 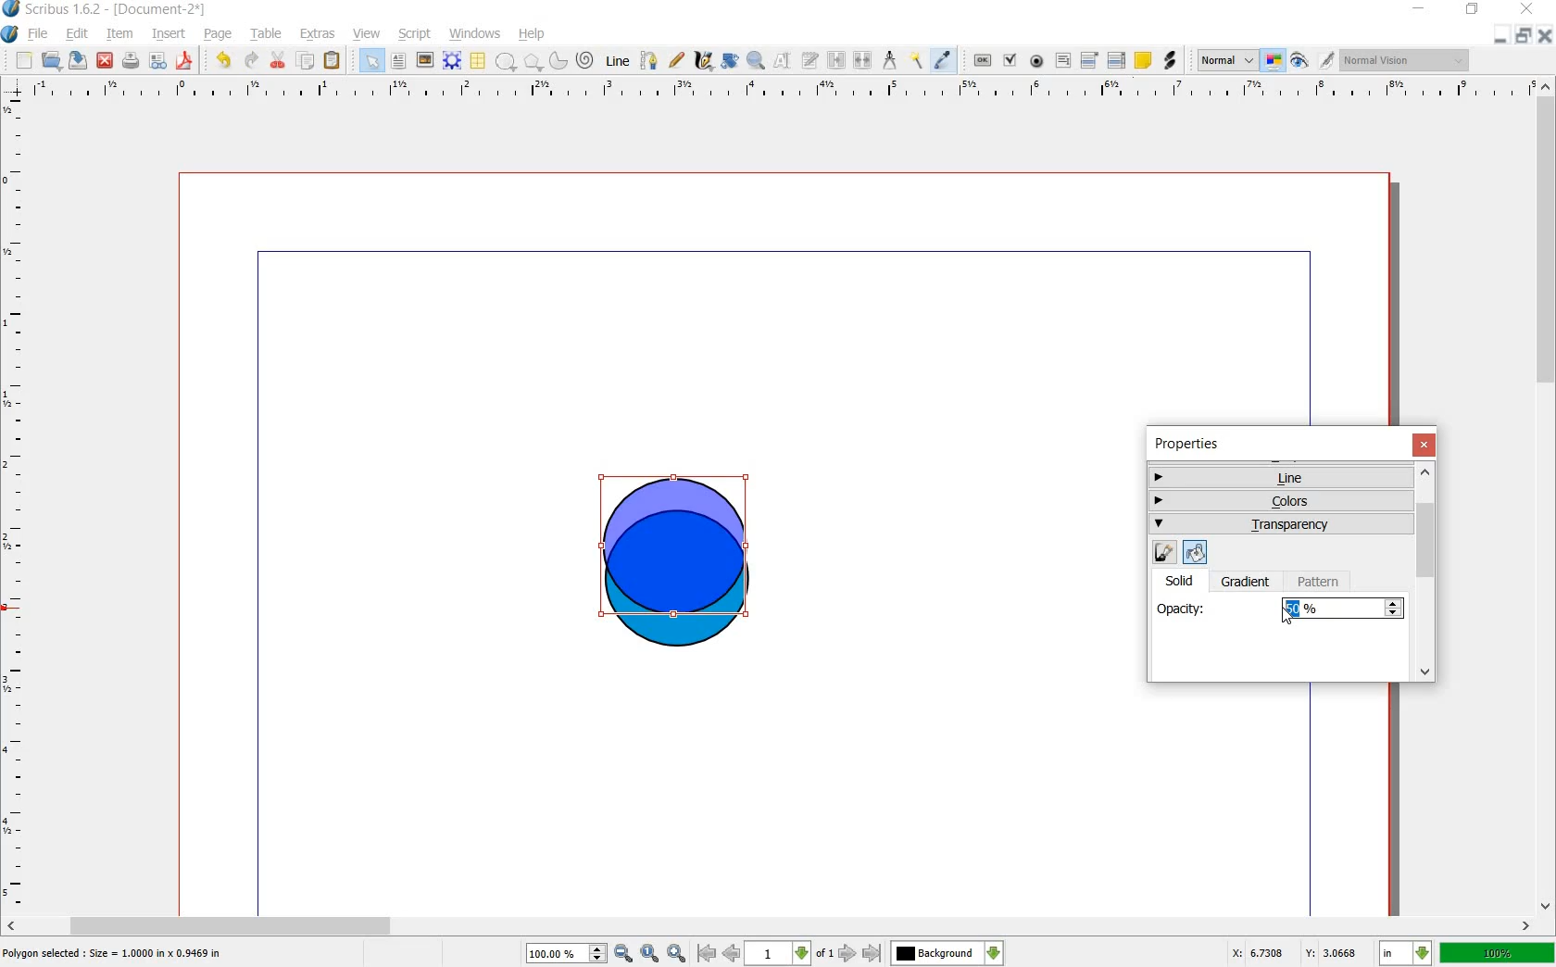 What do you see at coordinates (250, 61) in the screenshot?
I see `redo` at bounding box center [250, 61].